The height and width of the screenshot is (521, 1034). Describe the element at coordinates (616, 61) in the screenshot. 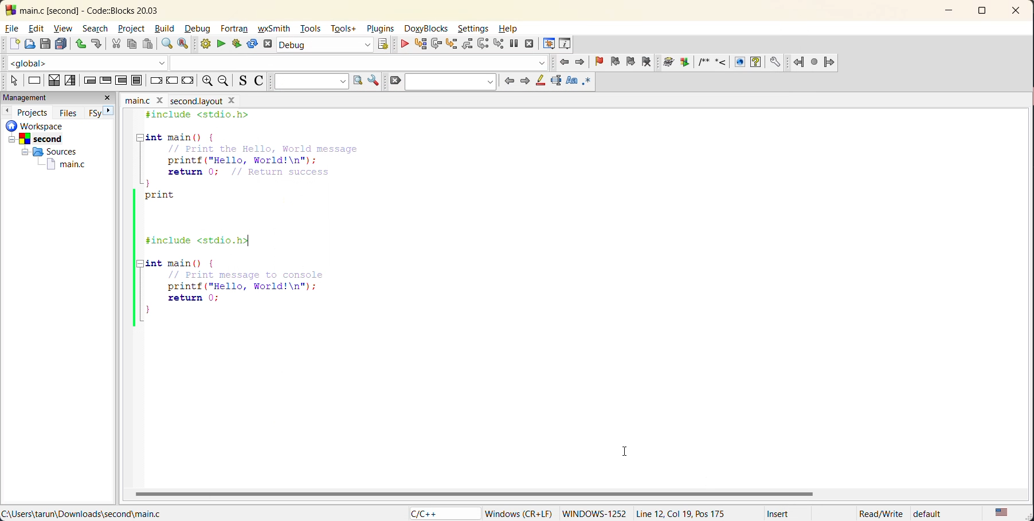

I see `previous bookmark` at that location.